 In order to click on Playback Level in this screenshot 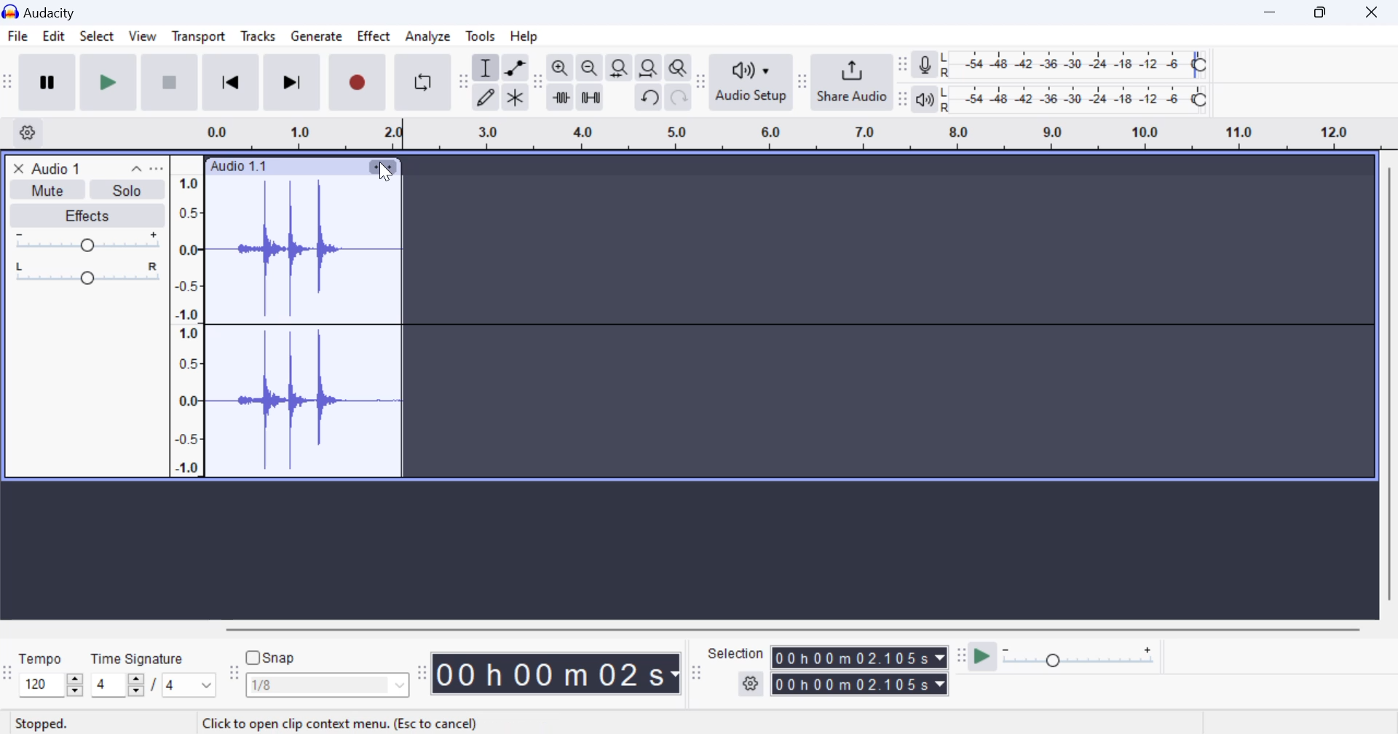, I will do `click(1074, 100)`.